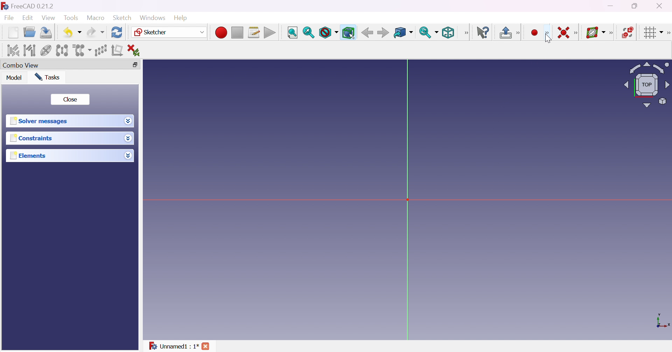 Image resolution: width=672 pixels, height=352 pixels. What do you see at coordinates (367, 32) in the screenshot?
I see `Back` at bounding box center [367, 32].